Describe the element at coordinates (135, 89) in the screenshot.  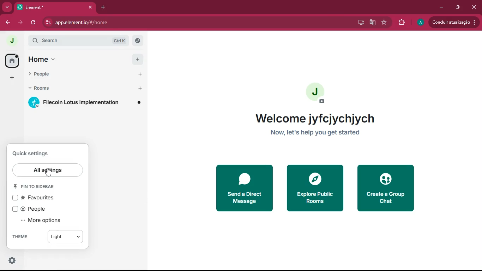
I see `add` at that location.